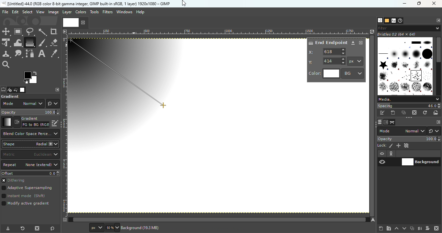 This screenshot has width=442, height=233. I want to click on Open the device status dialog, so click(9, 90).